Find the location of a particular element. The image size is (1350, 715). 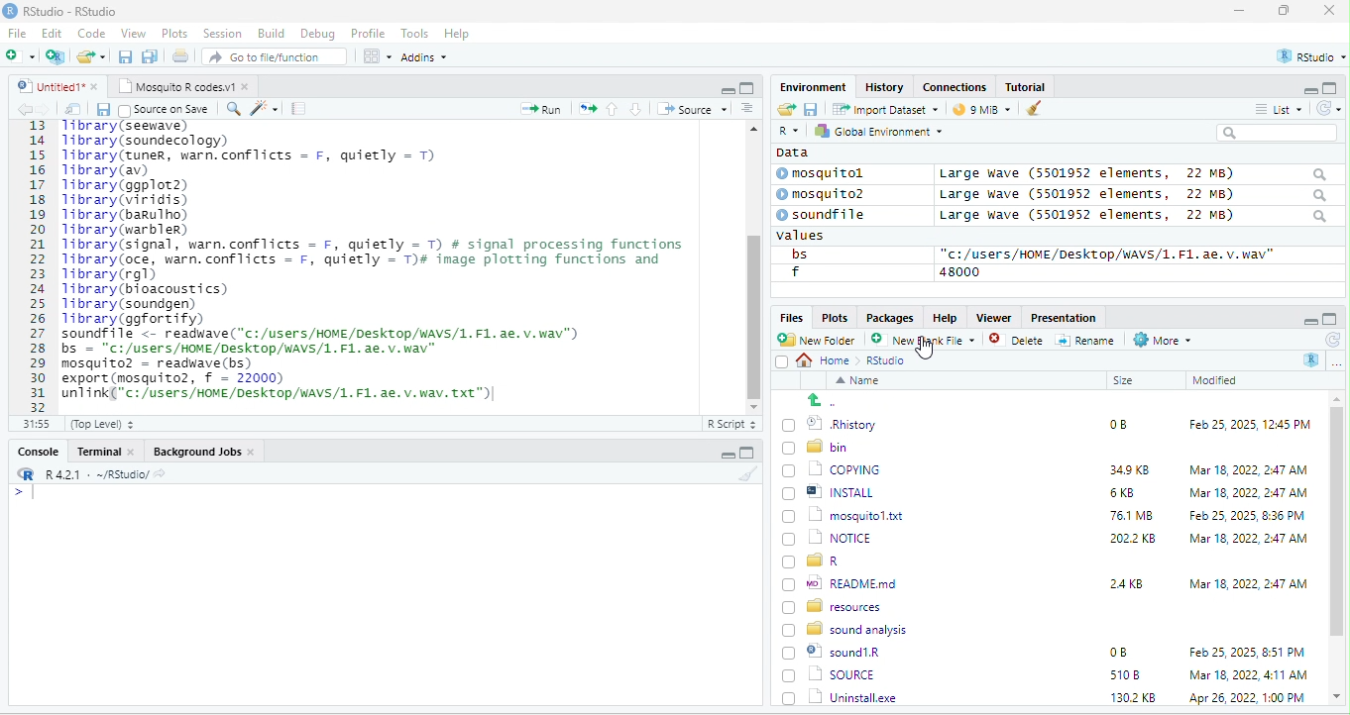

9 mb is located at coordinates (984, 111).